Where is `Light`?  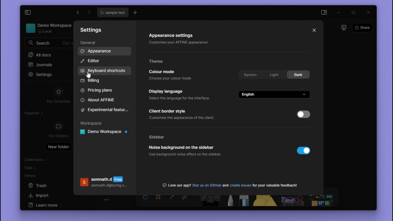 Light is located at coordinates (274, 75).